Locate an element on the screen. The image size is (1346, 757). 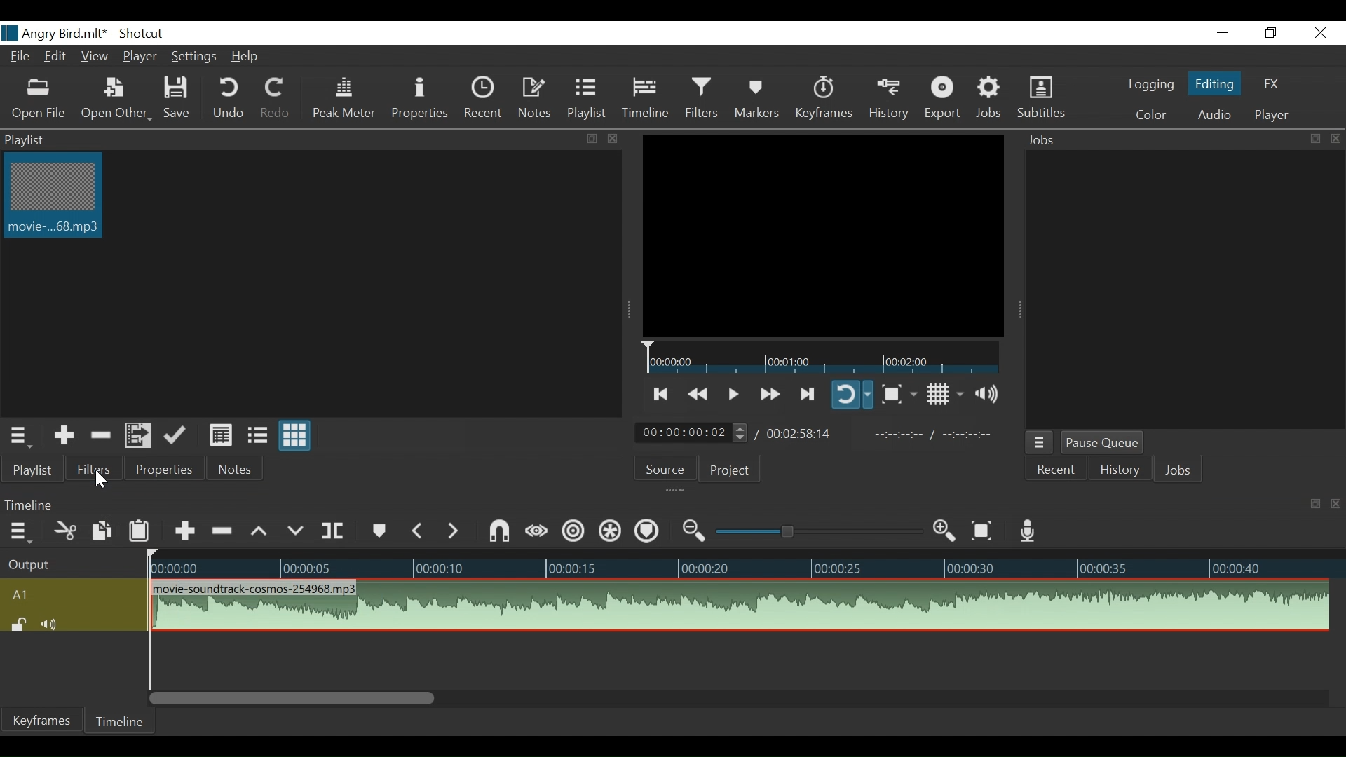
History is located at coordinates (888, 99).